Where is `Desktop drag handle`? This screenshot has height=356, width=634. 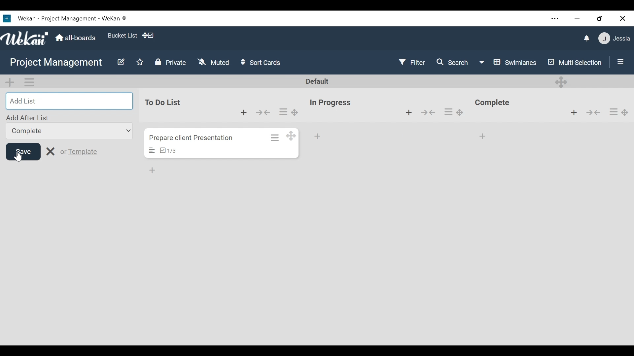
Desktop drag handle is located at coordinates (625, 112).